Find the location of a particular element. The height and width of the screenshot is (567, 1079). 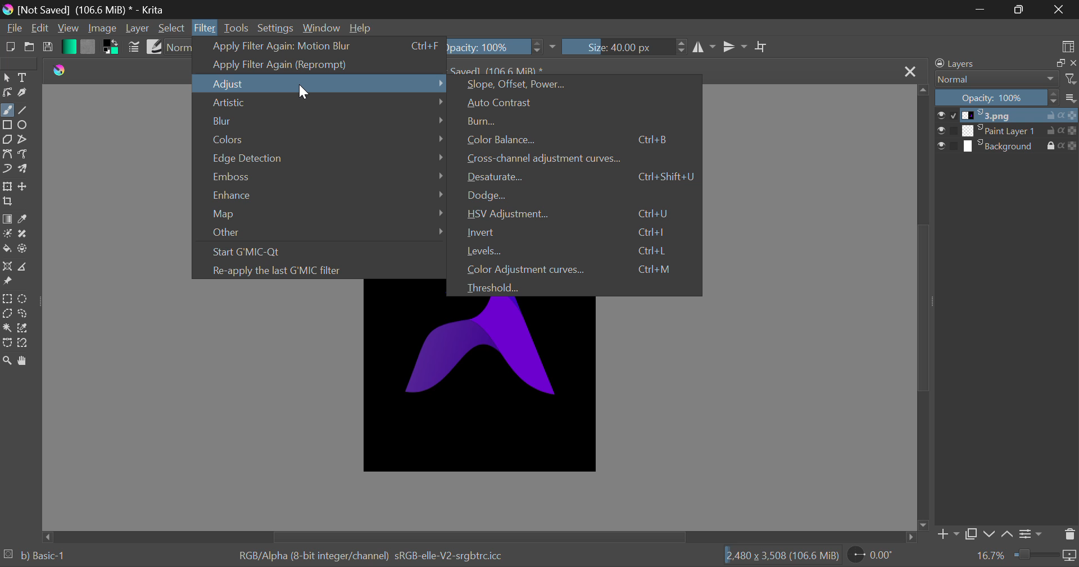

Rectangle is located at coordinates (9, 125).